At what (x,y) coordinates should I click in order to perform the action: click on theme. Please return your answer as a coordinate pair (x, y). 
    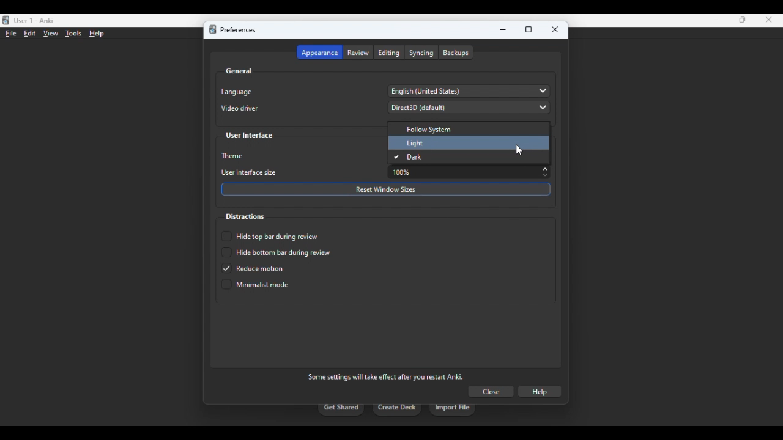
    Looking at the image, I should click on (234, 156).